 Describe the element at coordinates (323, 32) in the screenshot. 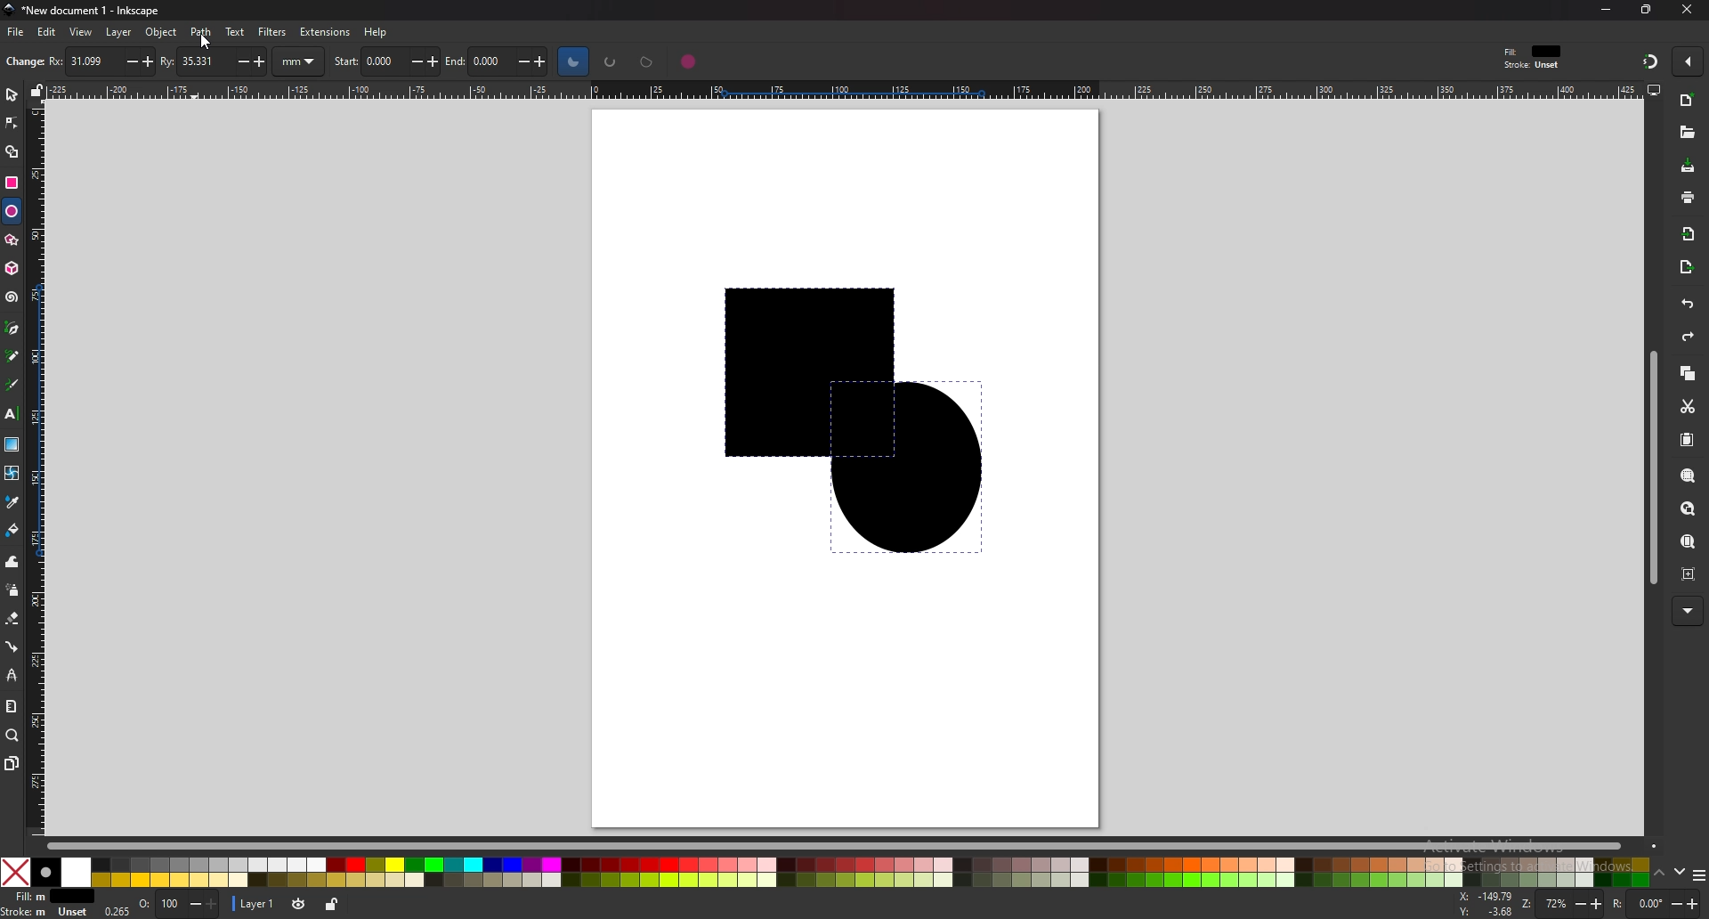

I see `extensions` at that location.